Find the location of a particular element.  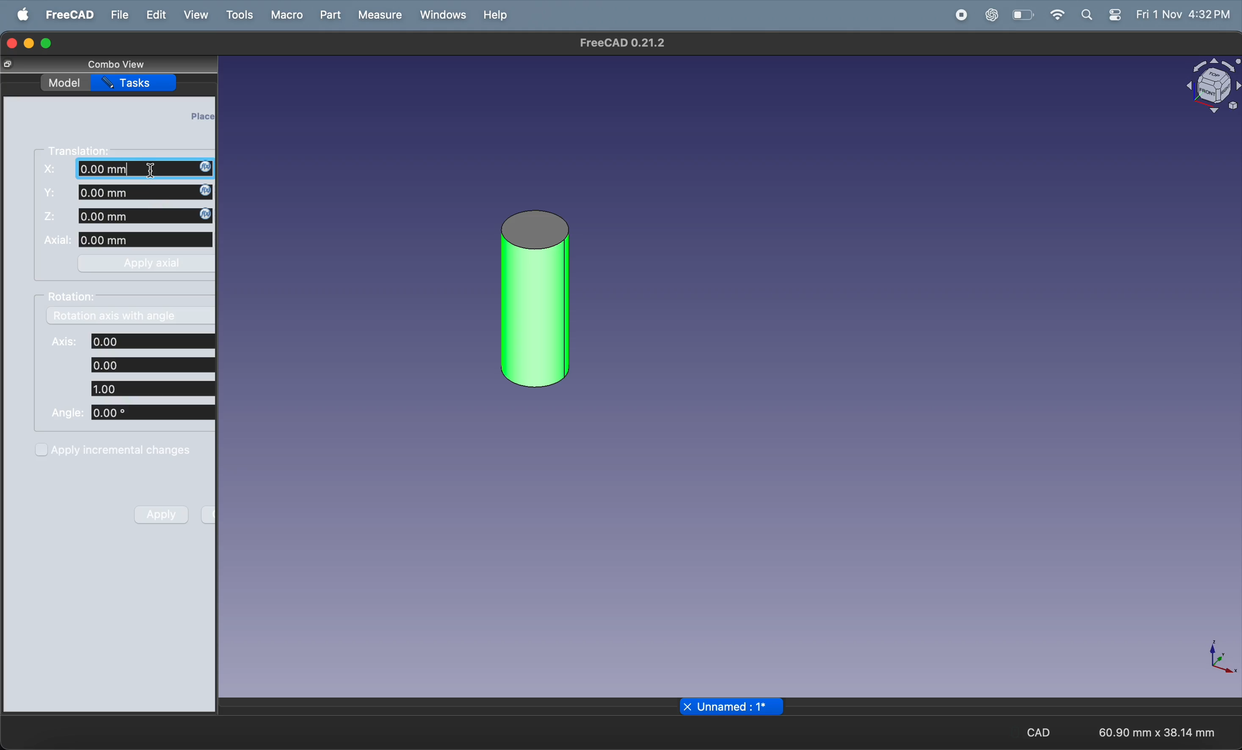

apply increment charges is located at coordinates (130, 451).